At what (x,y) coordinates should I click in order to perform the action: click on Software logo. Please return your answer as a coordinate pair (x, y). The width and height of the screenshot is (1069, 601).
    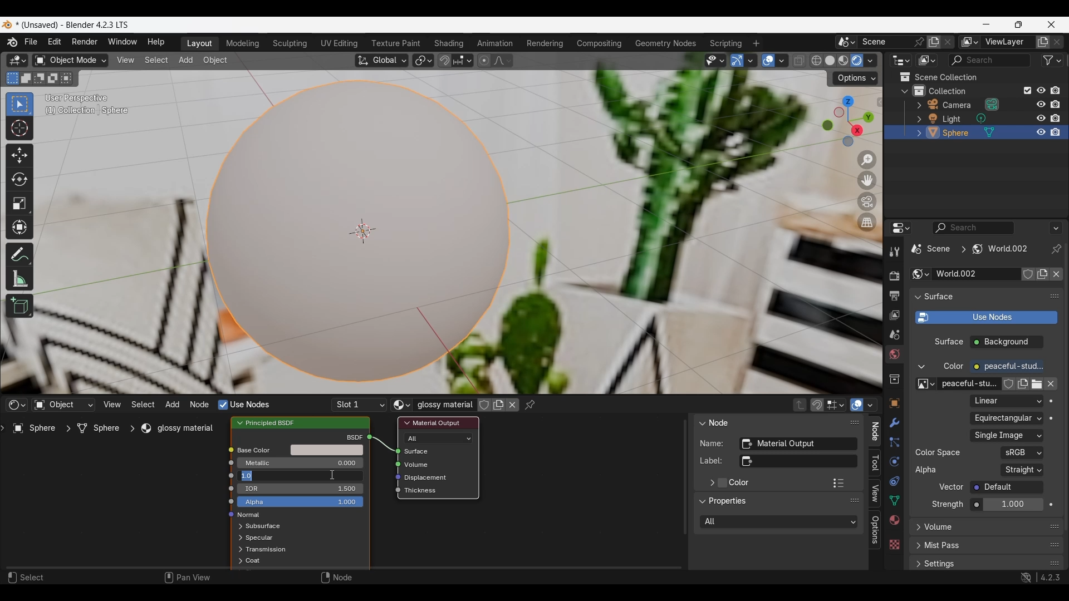
    Looking at the image, I should click on (7, 25).